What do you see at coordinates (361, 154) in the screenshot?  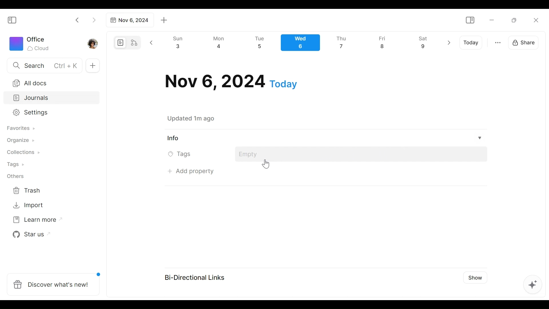 I see `Tag Field` at bounding box center [361, 154].